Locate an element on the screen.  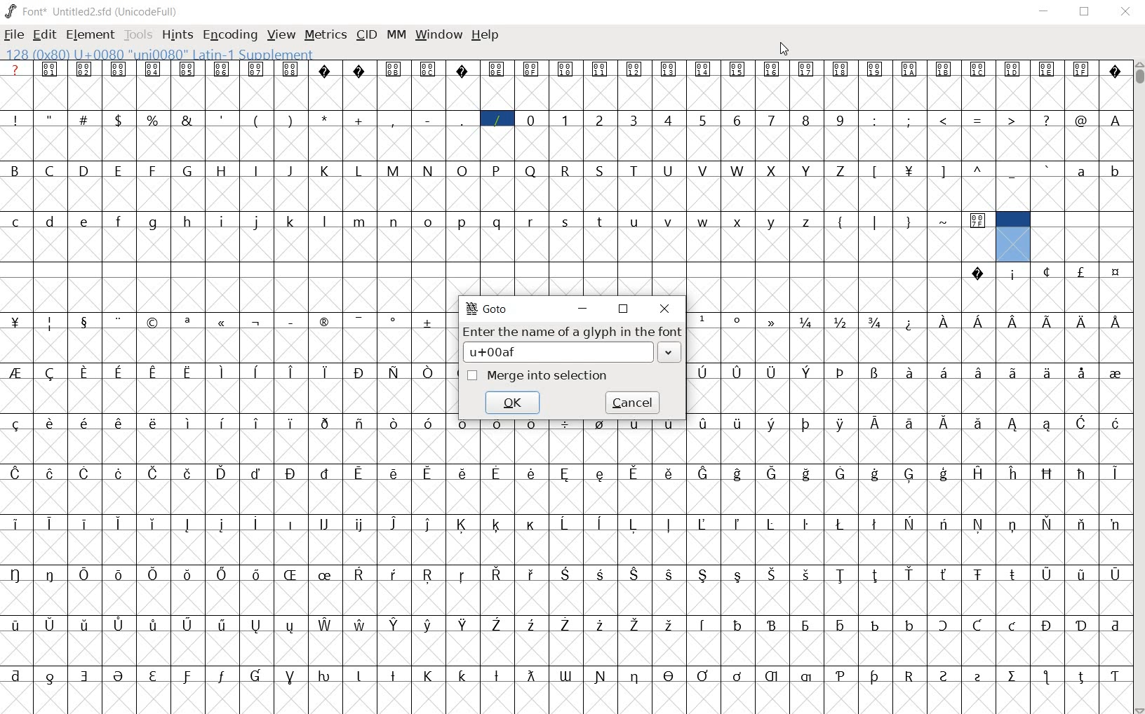
Symbol is located at coordinates (805, 677).